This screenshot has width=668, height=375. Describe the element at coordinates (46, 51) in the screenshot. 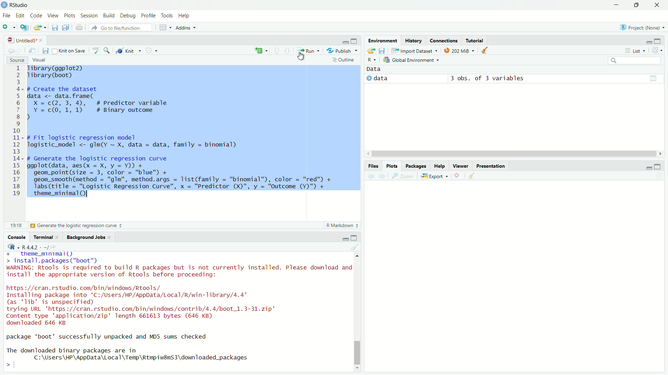

I see `Save current document` at that location.